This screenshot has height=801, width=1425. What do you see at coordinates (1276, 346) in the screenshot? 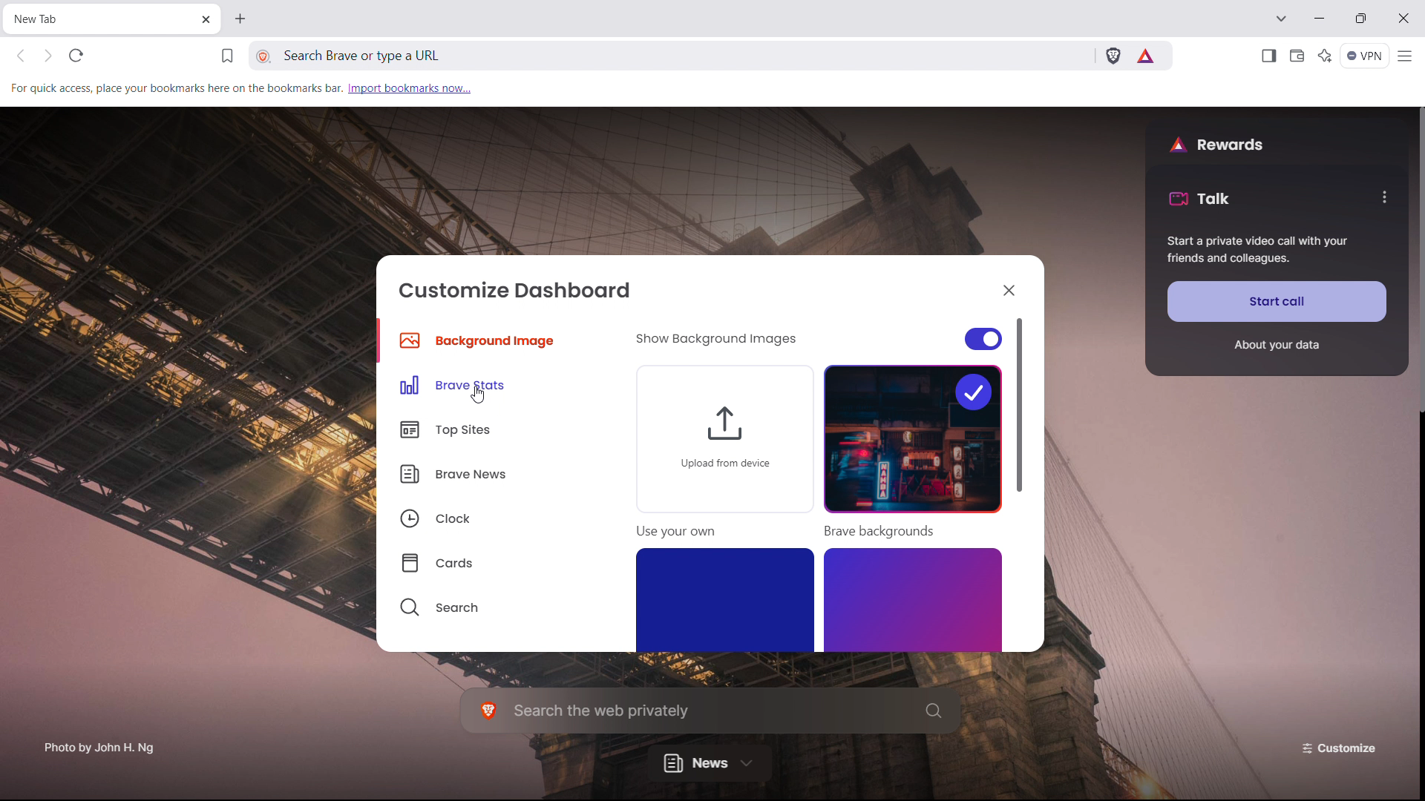
I see `about your data` at bounding box center [1276, 346].